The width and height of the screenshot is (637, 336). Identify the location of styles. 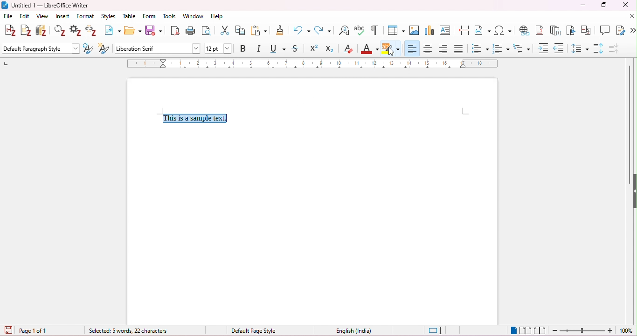
(108, 17).